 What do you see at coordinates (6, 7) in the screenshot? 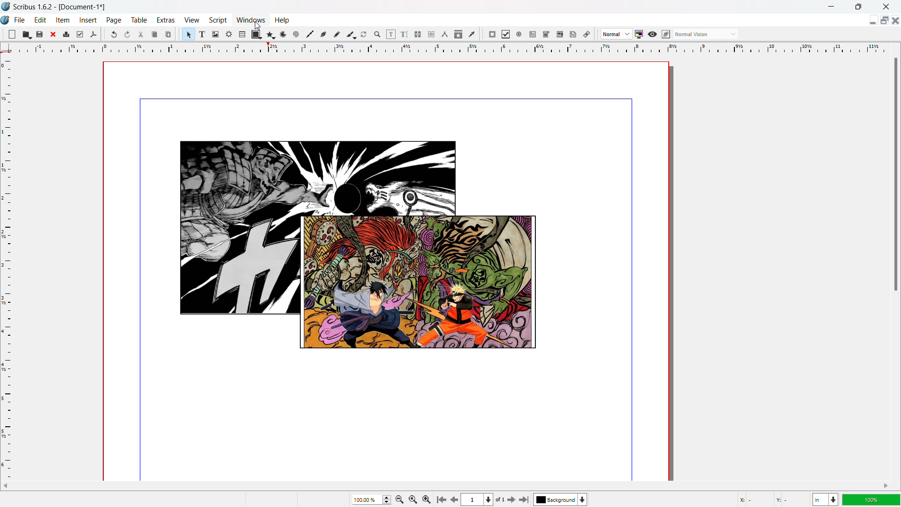
I see `logo` at bounding box center [6, 7].